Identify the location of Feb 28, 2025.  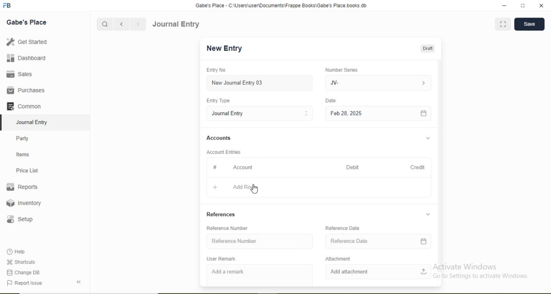
(346, 113).